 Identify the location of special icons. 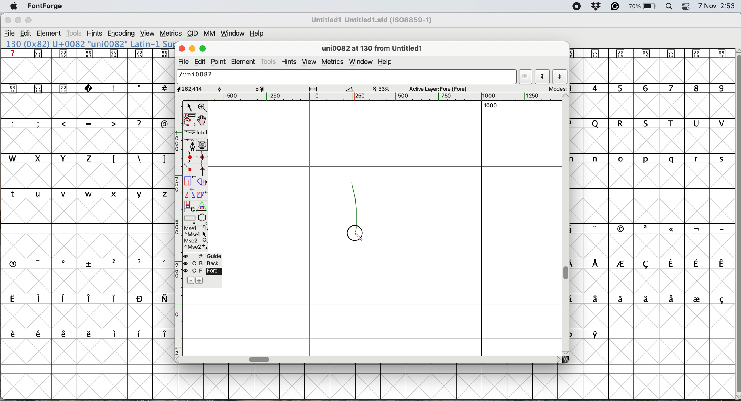
(88, 53).